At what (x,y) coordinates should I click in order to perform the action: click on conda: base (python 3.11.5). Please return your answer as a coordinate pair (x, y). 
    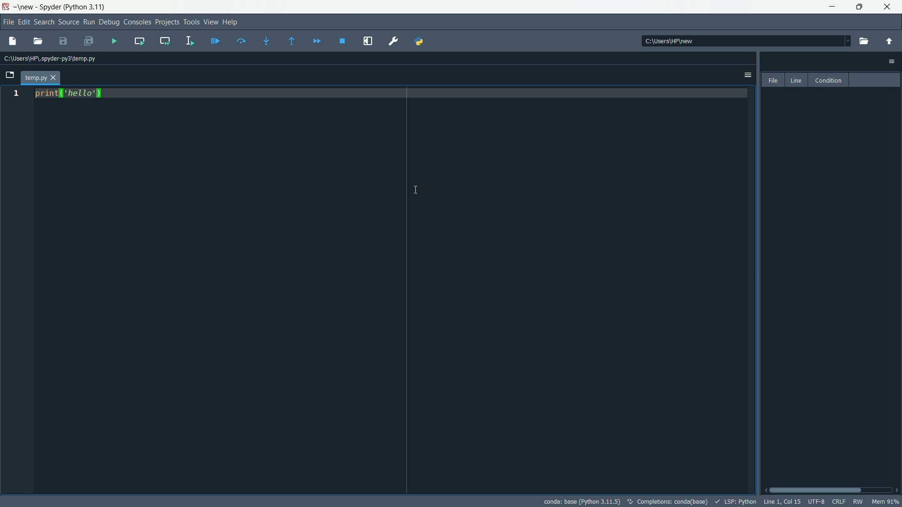
    Looking at the image, I should click on (583, 501).